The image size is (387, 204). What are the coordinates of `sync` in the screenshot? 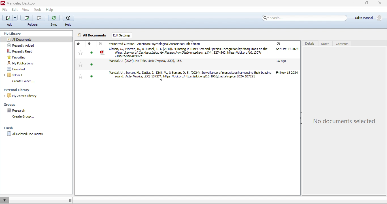 It's located at (54, 21).